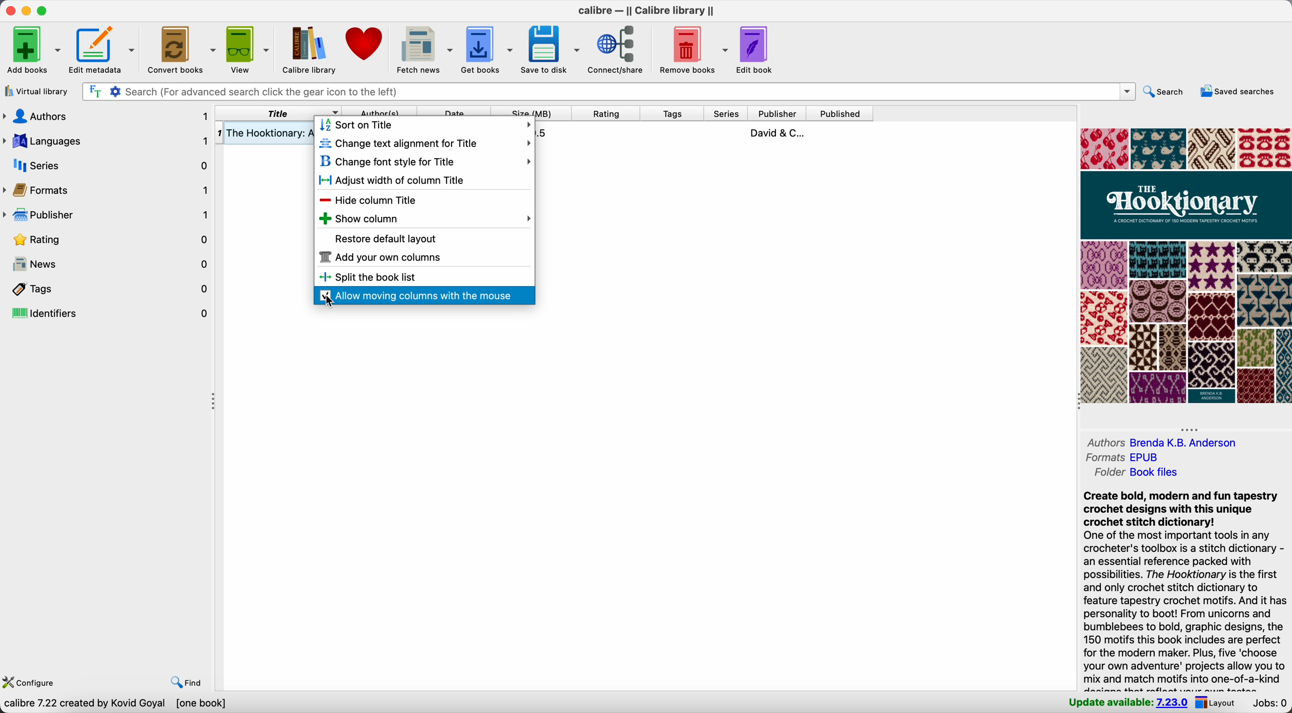  Describe the element at coordinates (607, 91) in the screenshot. I see `search bar` at that location.